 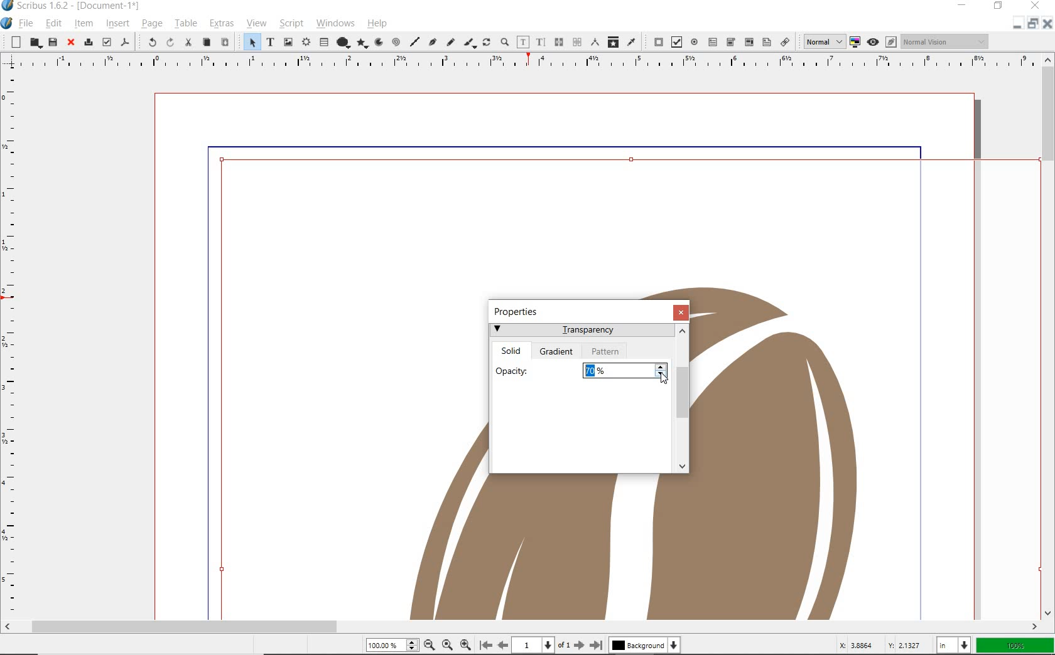 I want to click on gradient, so click(x=558, y=351).